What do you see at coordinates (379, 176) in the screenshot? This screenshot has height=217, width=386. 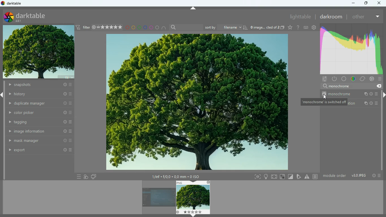 I see `menu` at bounding box center [379, 176].